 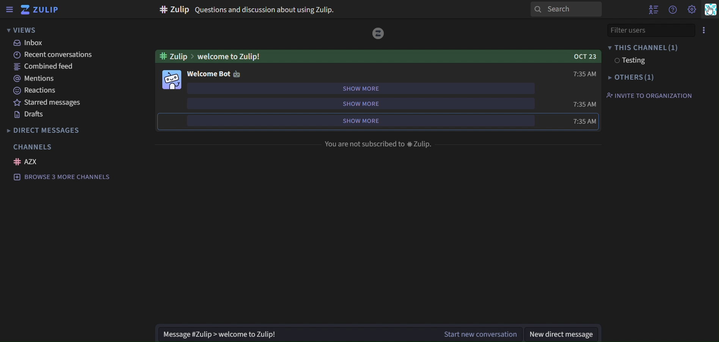 What do you see at coordinates (585, 73) in the screenshot?
I see `7:35AM` at bounding box center [585, 73].